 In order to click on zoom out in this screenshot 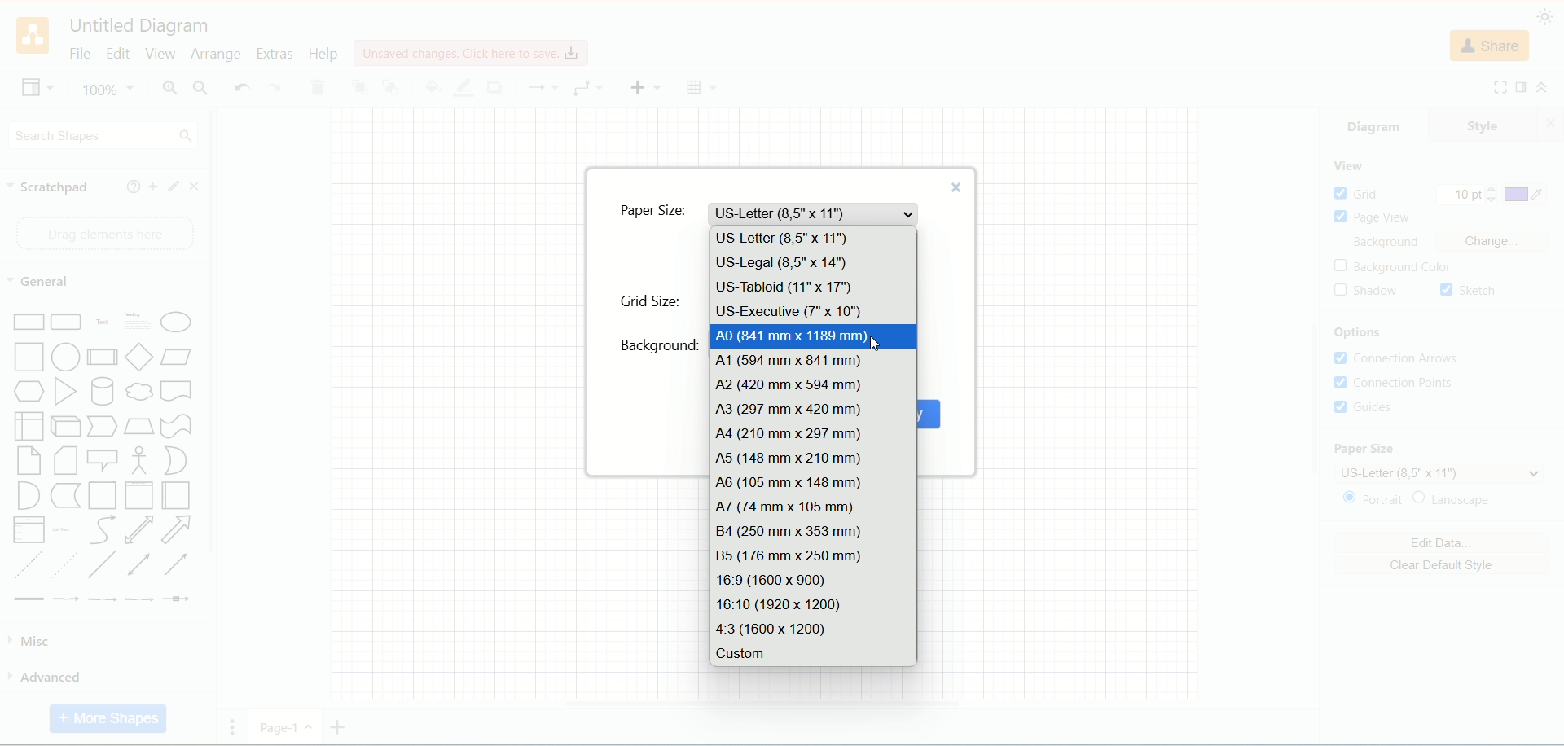, I will do `click(201, 87)`.